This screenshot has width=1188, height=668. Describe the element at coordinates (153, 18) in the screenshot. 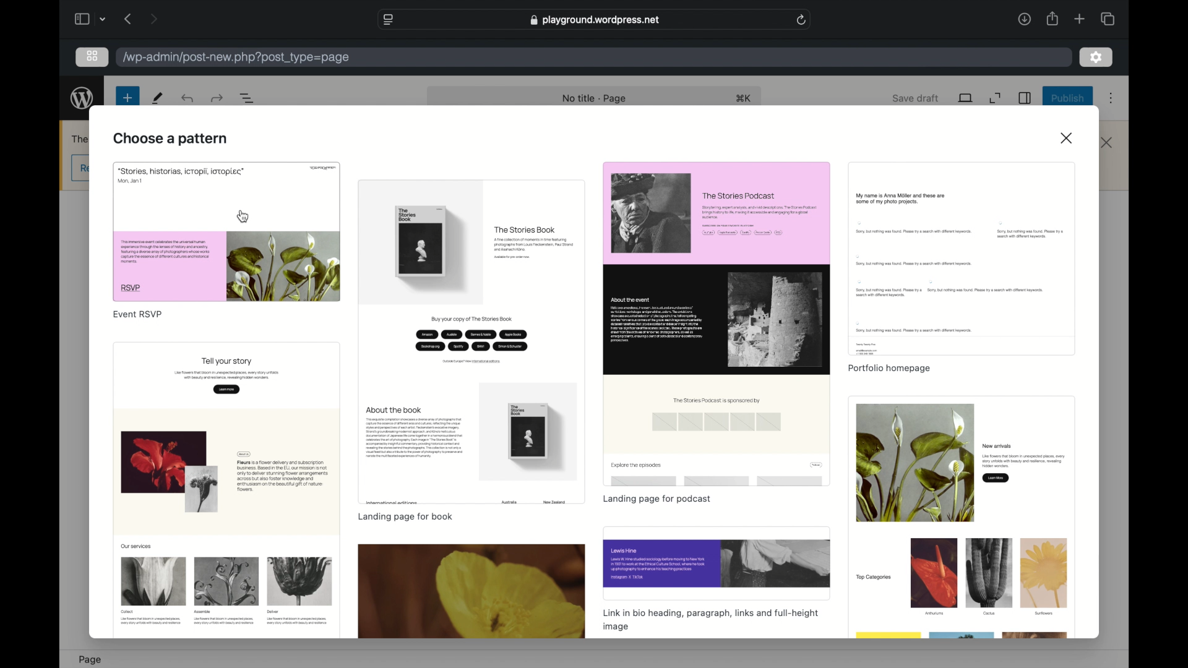

I see `next page` at that location.